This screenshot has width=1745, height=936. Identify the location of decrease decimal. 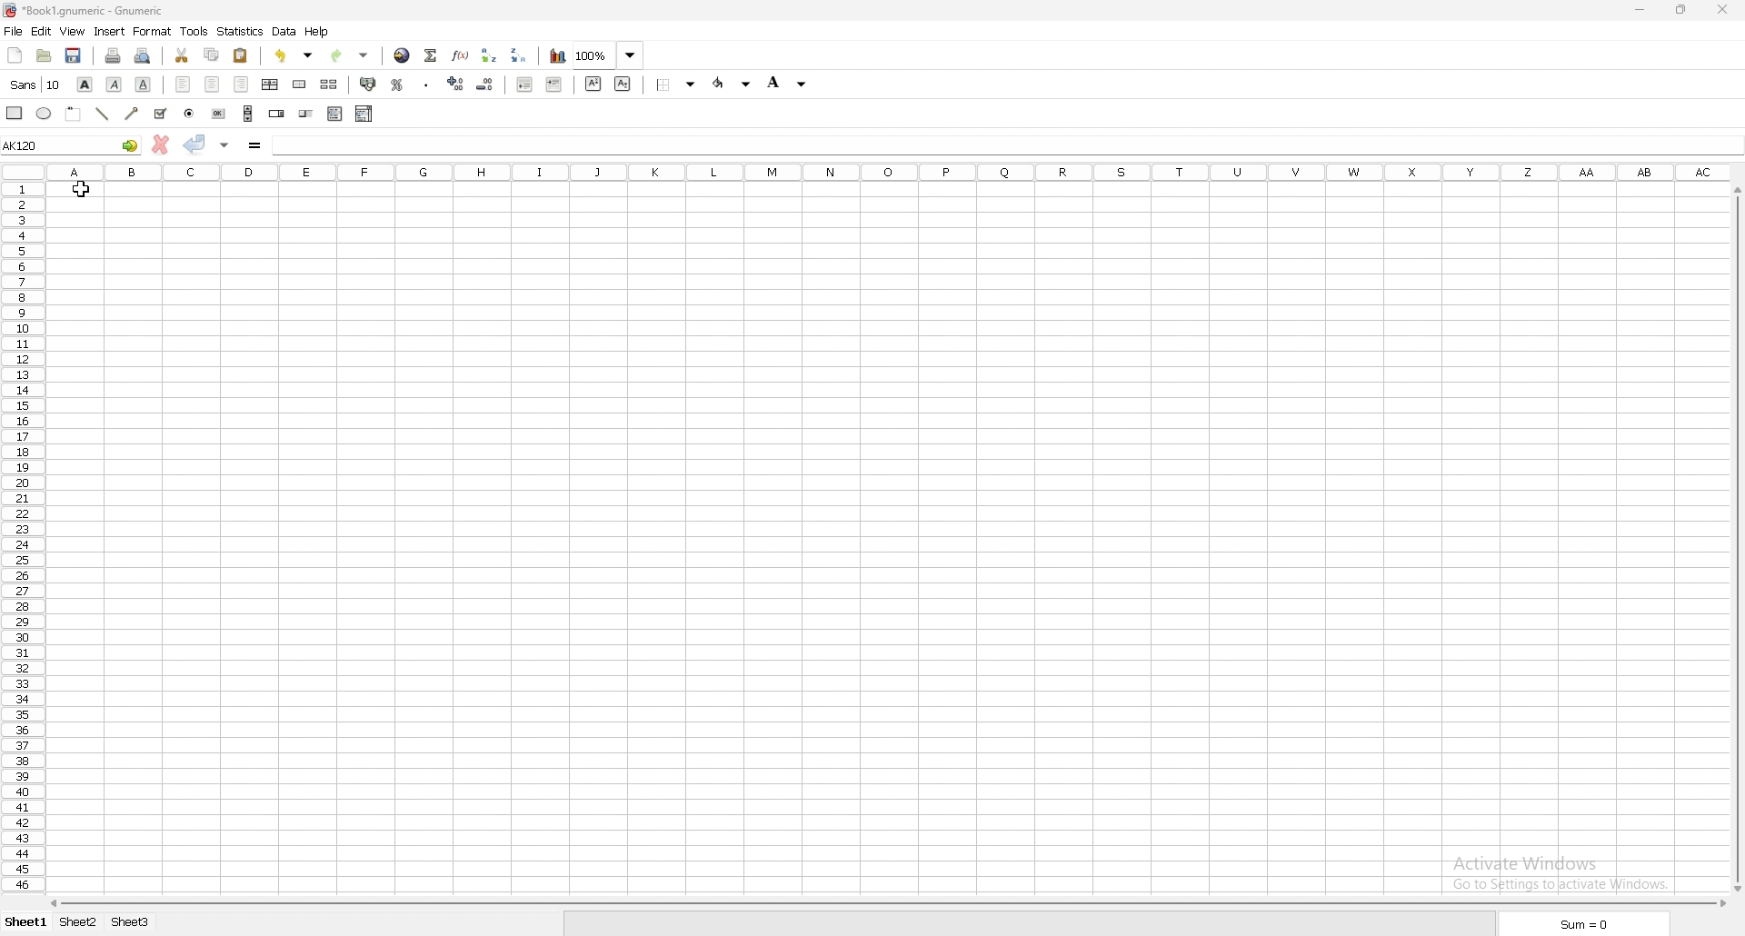
(486, 85).